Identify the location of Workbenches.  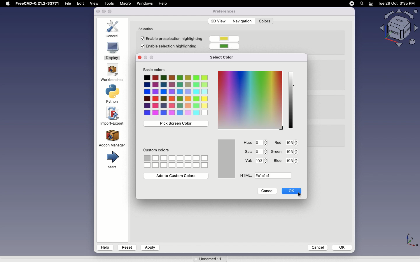
(111, 73).